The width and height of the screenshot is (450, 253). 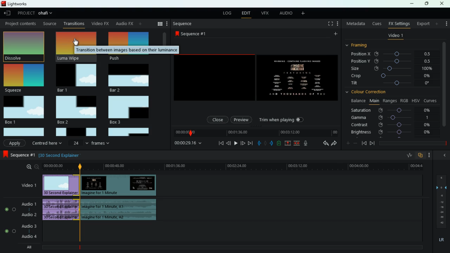 What do you see at coordinates (20, 23) in the screenshot?
I see `Project content` at bounding box center [20, 23].